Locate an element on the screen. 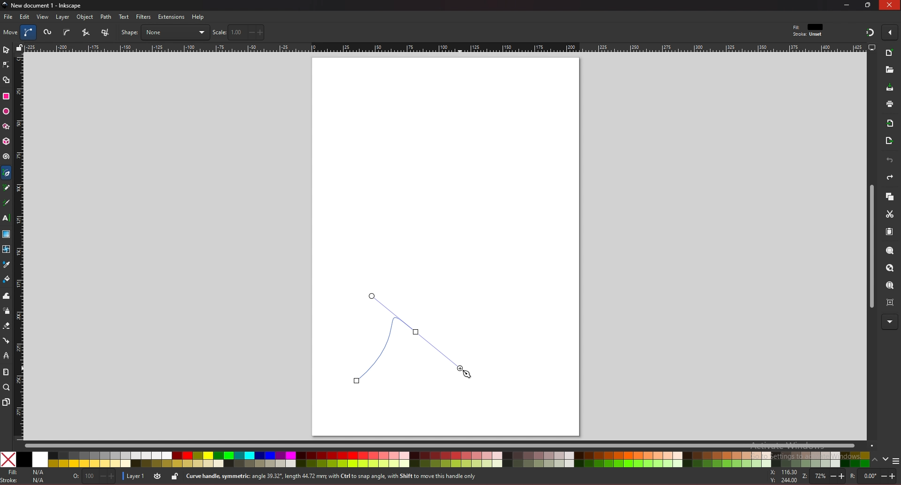 Image resolution: width=901 pixels, height=485 pixels. minimize is located at coordinates (847, 5).